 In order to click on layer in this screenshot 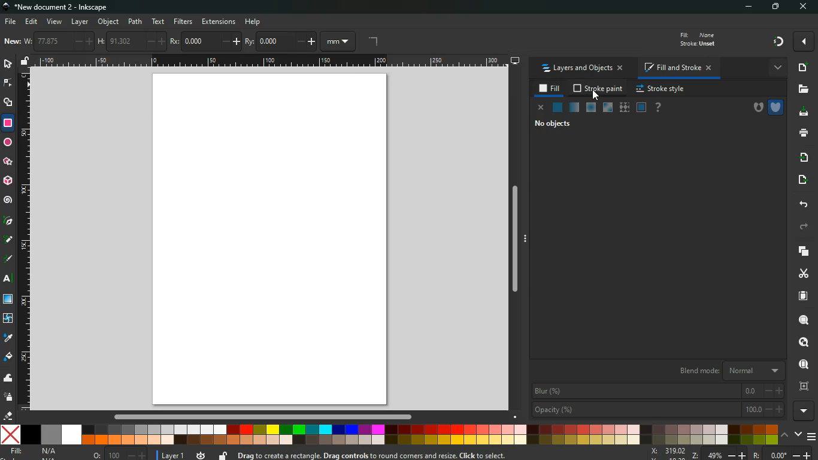, I will do `click(82, 22)`.